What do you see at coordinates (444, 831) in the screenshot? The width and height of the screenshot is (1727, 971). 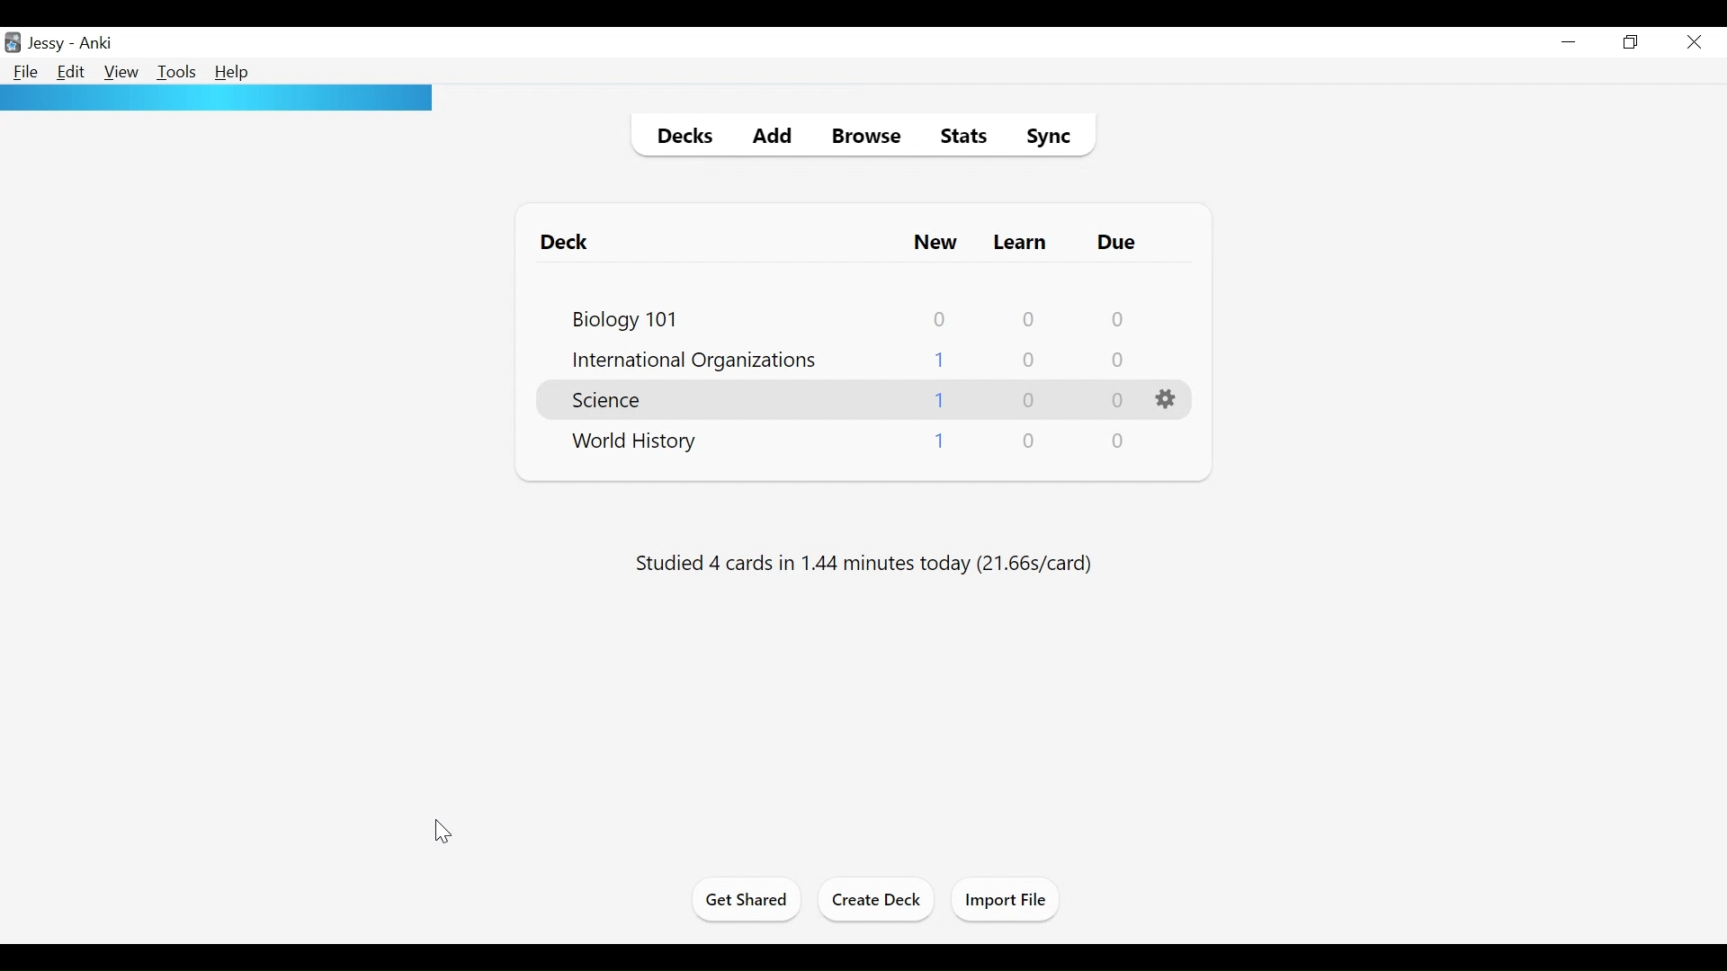 I see `cursor` at bounding box center [444, 831].